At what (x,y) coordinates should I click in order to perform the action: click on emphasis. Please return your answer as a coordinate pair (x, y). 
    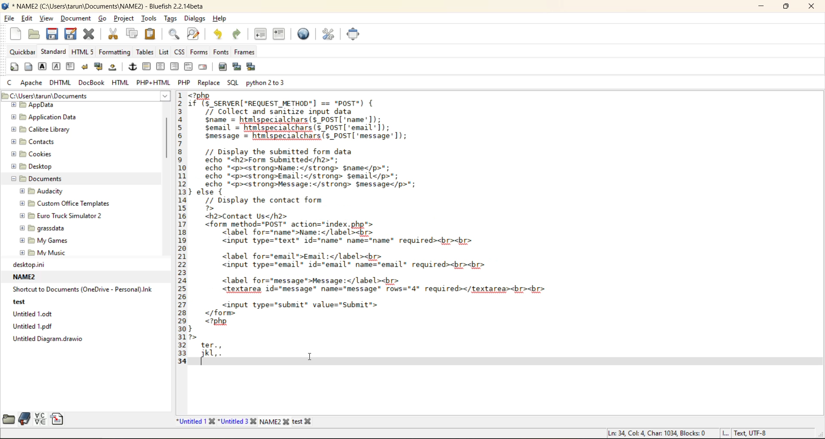
    Looking at the image, I should click on (56, 67).